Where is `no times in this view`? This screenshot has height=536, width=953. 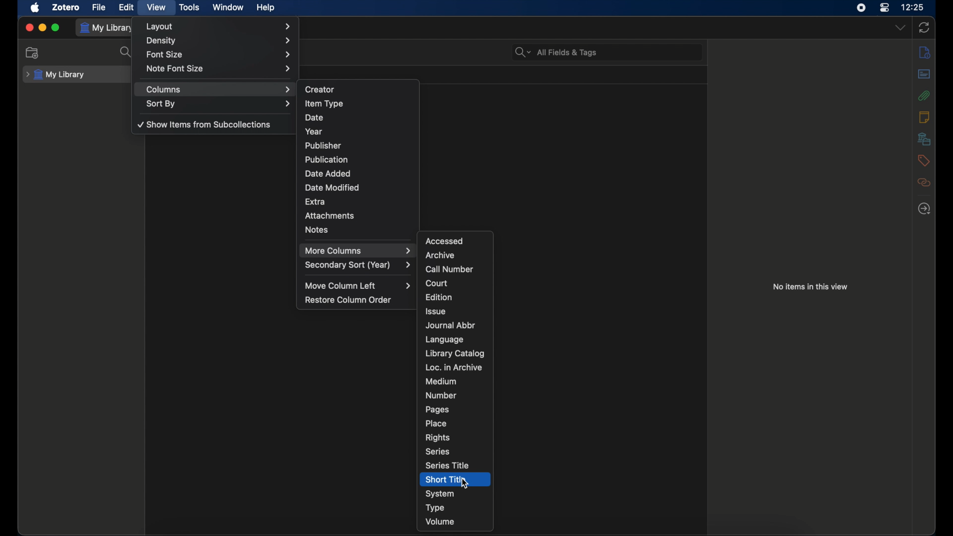
no times in this view is located at coordinates (811, 287).